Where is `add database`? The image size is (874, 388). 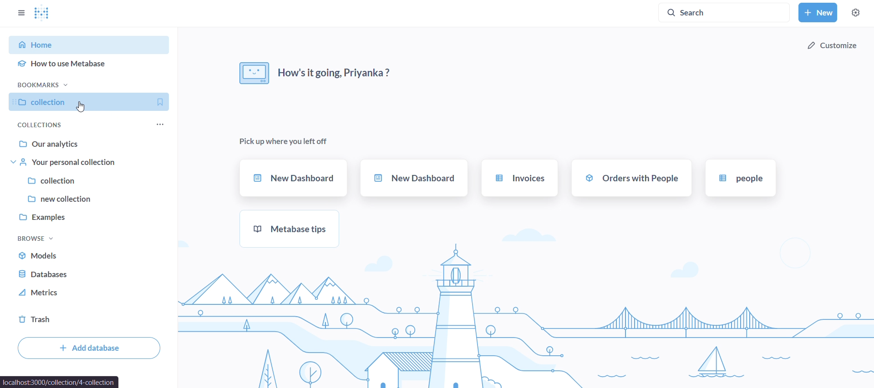
add database is located at coordinates (91, 348).